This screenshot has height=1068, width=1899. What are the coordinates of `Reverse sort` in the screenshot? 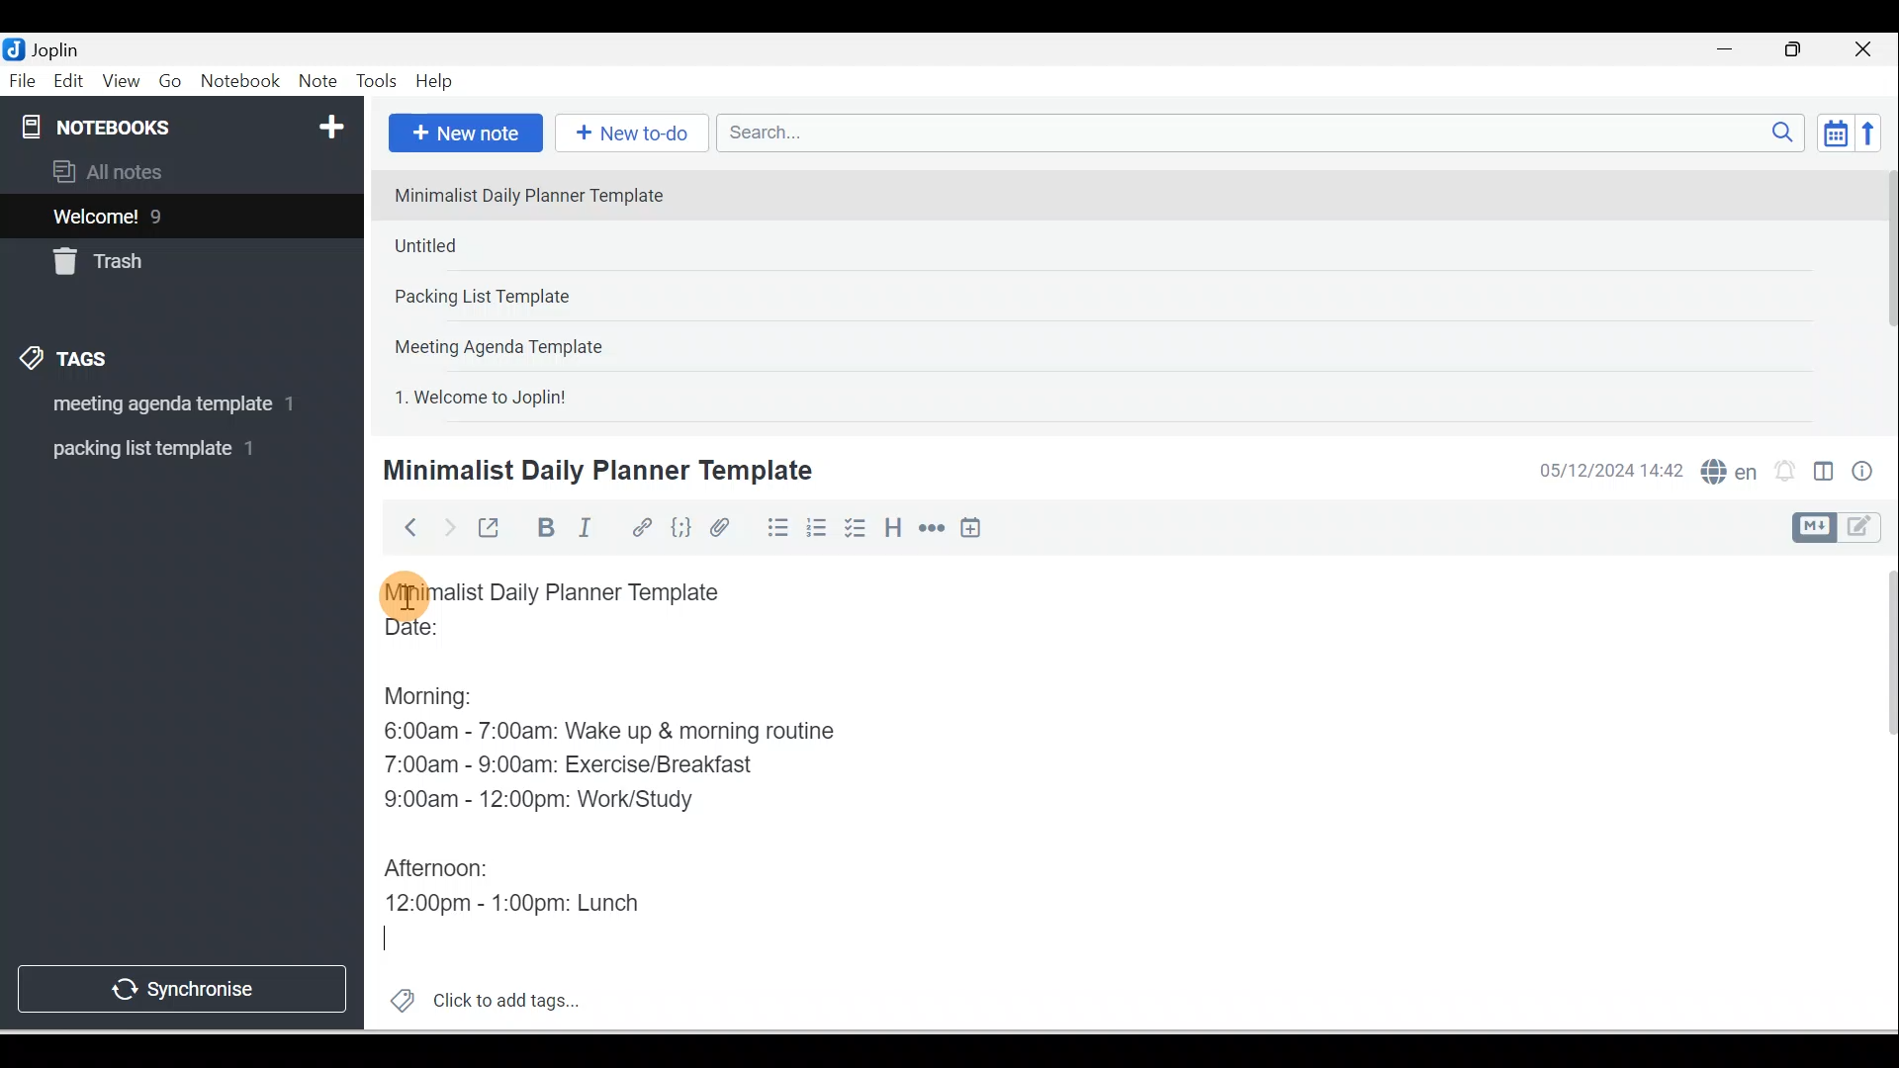 It's located at (1874, 133).